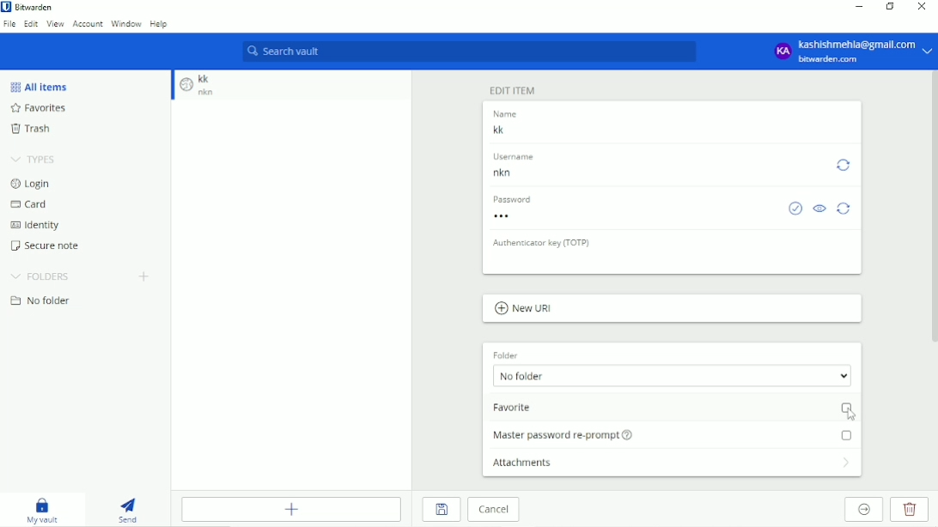  I want to click on Search vault, so click(467, 51).